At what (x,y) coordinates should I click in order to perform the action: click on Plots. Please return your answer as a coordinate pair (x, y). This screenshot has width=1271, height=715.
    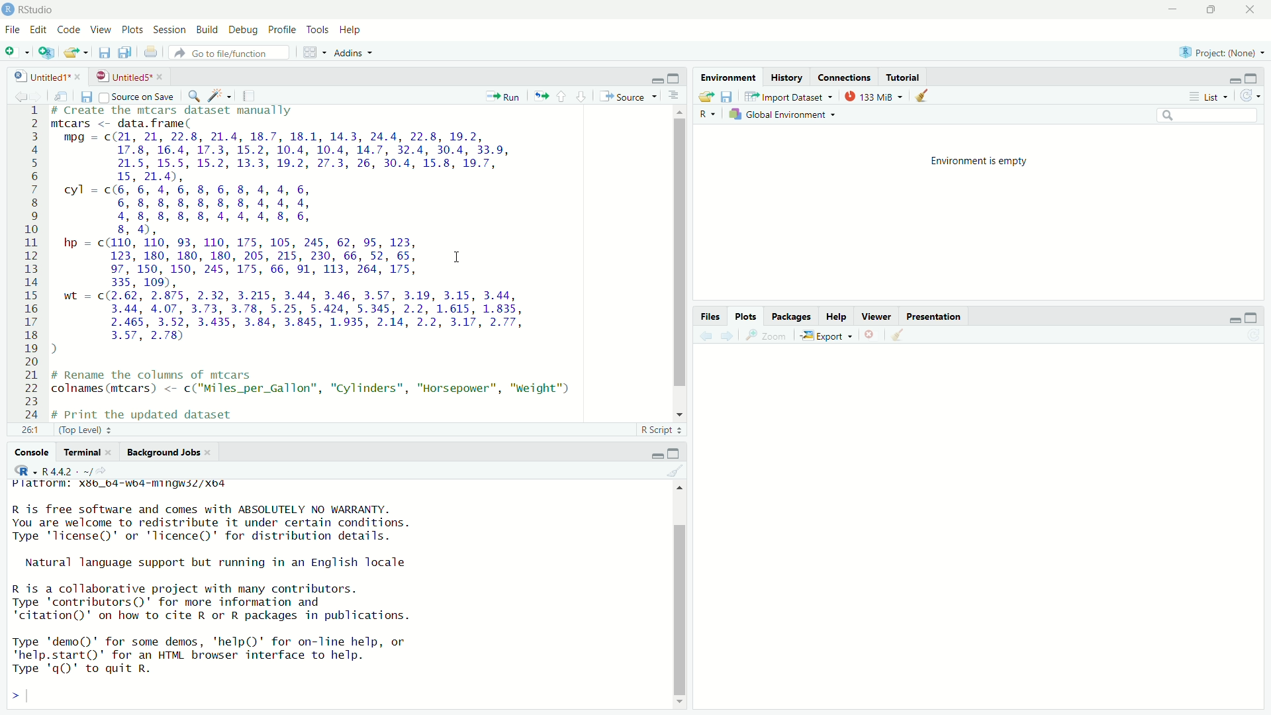
    Looking at the image, I should click on (131, 28).